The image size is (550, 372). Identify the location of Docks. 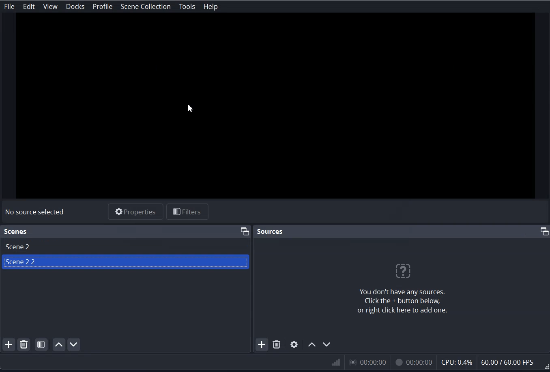
(76, 6).